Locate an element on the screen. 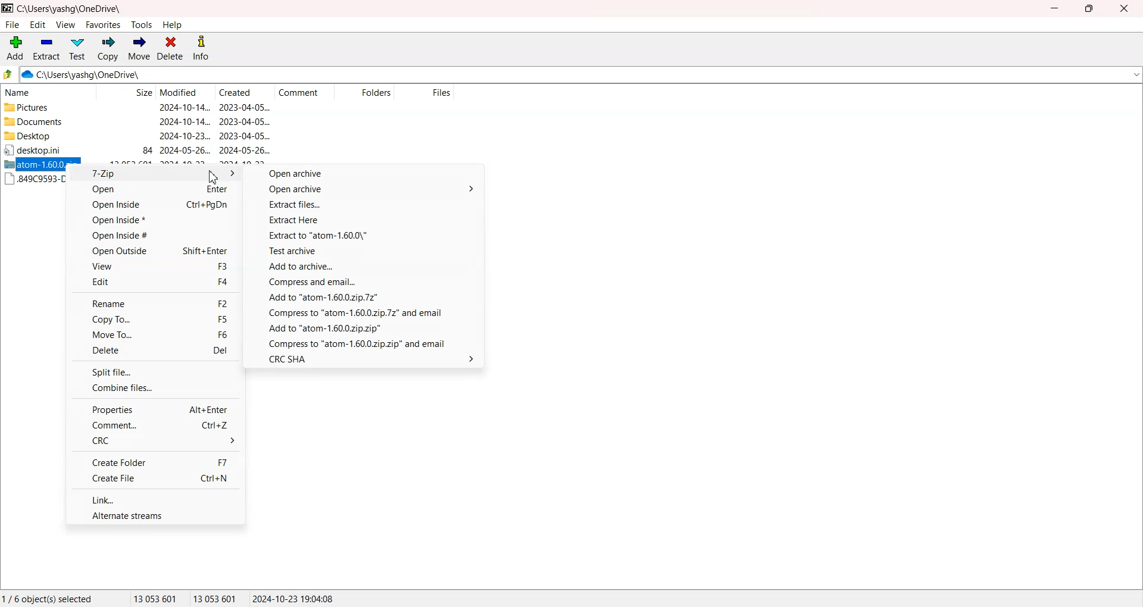 The width and height of the screenshot is (1143, 607). Add to 7z is located at coordinates (366, 298).